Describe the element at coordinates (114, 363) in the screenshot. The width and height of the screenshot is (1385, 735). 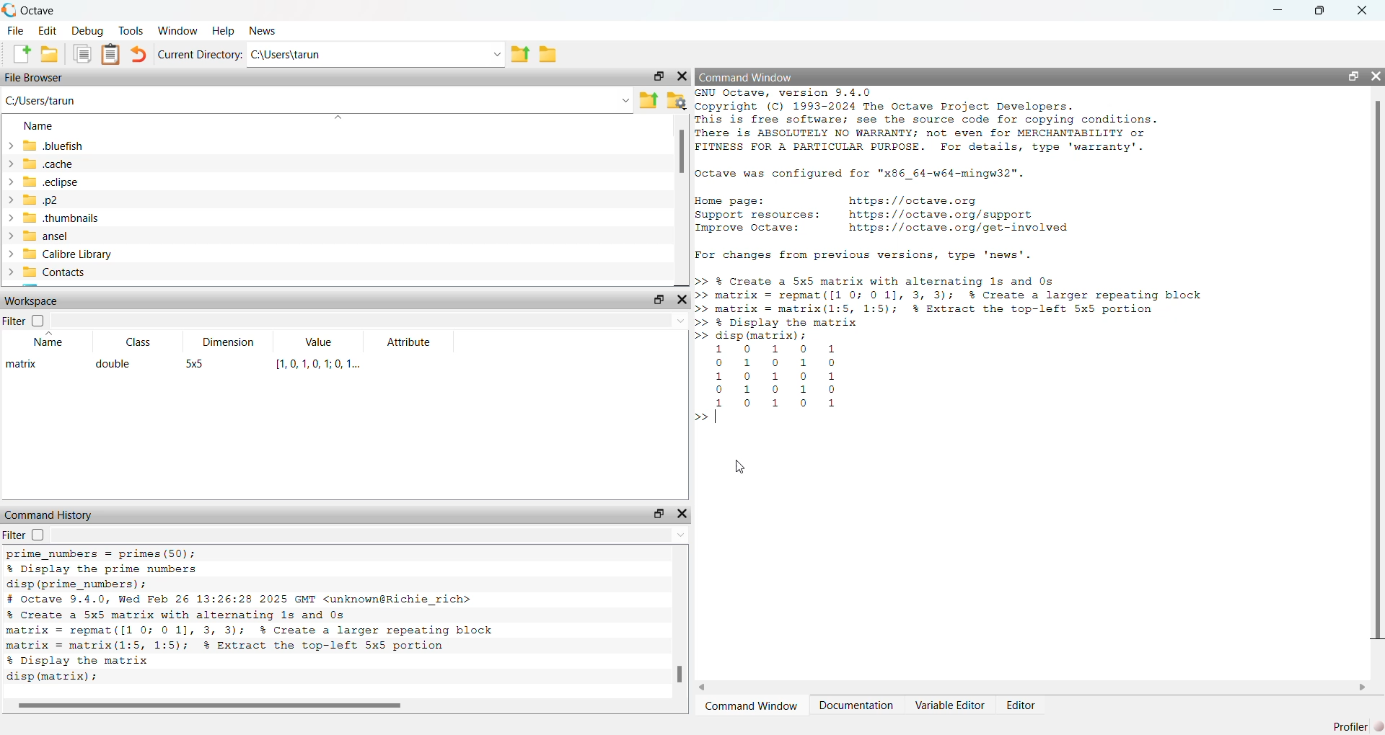
I see `double` at that location.